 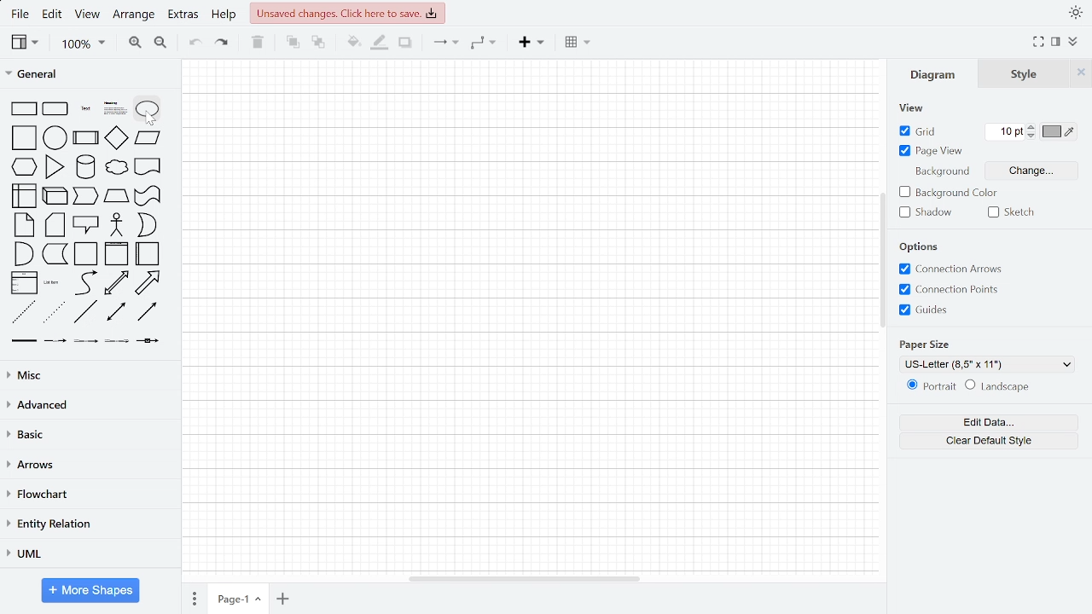 What do you see at coordinates (319, 43) in the screenshot?
I see `to back` at bounding box center [319, 43].